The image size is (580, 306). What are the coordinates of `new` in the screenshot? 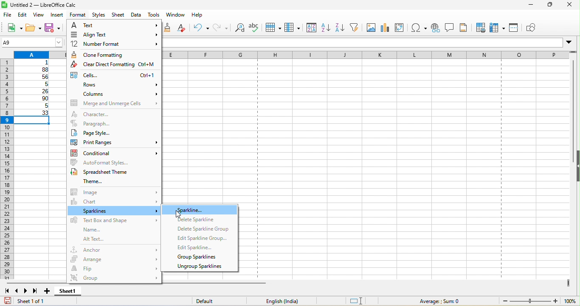 It's located at (12, 27).